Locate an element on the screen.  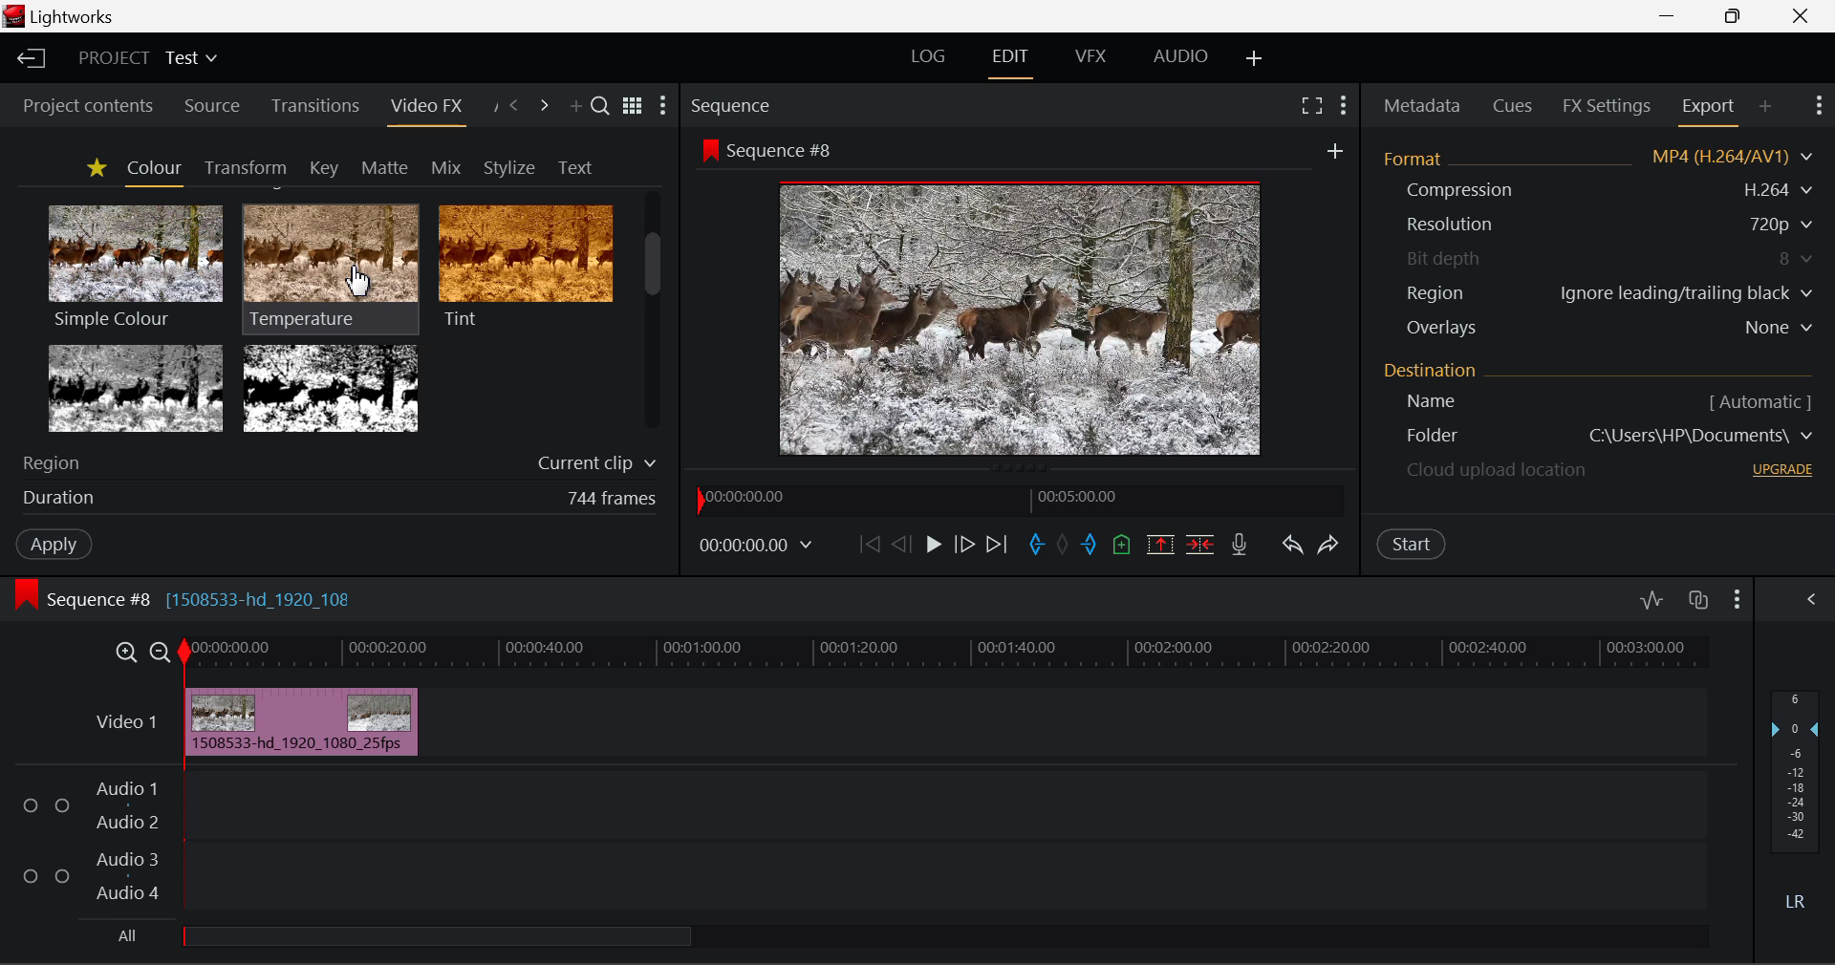
Start is located at coordinates (1413, 546).